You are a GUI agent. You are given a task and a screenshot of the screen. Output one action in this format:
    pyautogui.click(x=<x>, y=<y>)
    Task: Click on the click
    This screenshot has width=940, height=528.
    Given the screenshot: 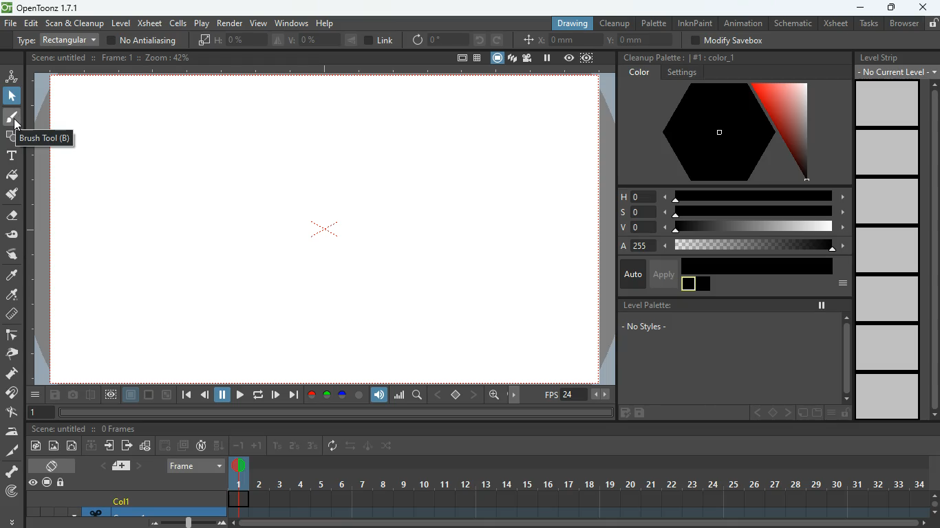 What is the action you would take?
    pyautogui.click(x=13, y=96)
    